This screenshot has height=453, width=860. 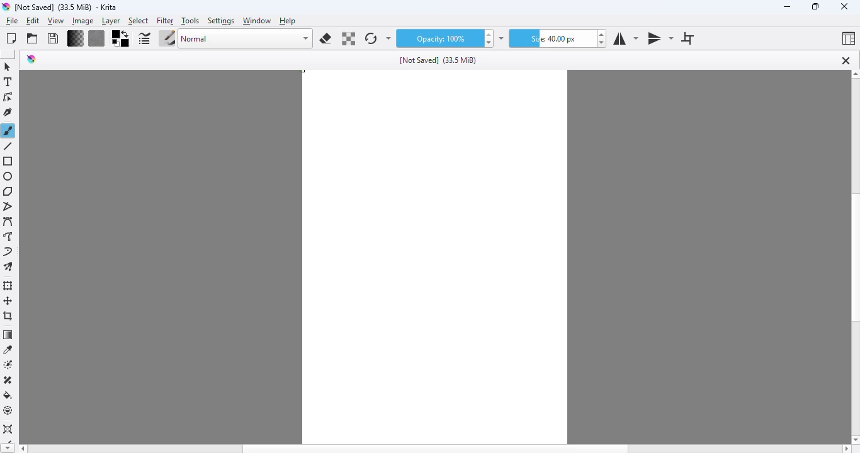 What do you see at coordinates (9, 316) in the screenshot?
I see `crop an image to an area` at bounding box center [9, 316].